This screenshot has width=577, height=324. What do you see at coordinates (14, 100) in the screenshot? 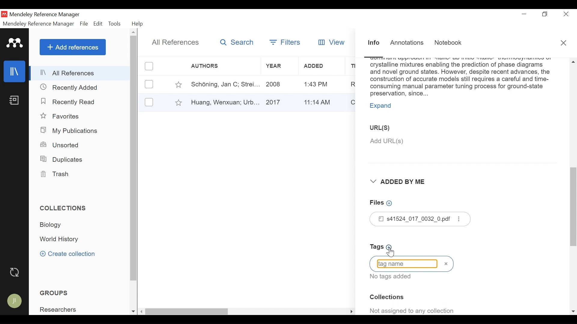
I see `Notebook` at bounding box center [14, 100].